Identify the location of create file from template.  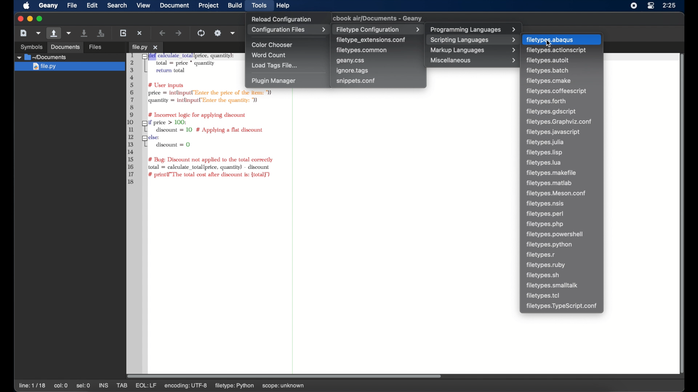
(39, 33).